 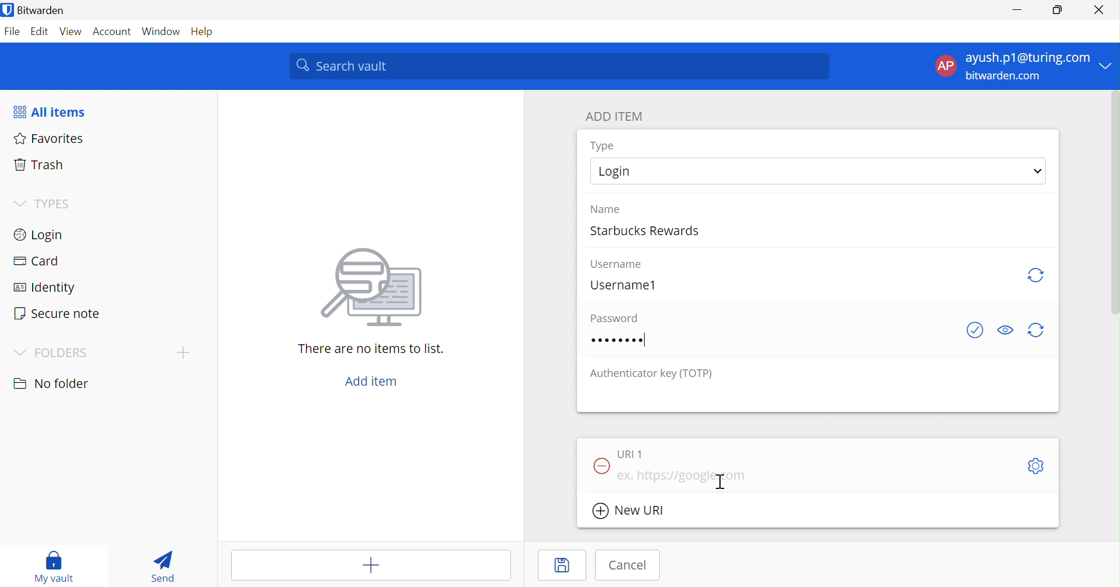 I want to click on Close, so click(x=1101, y=10).